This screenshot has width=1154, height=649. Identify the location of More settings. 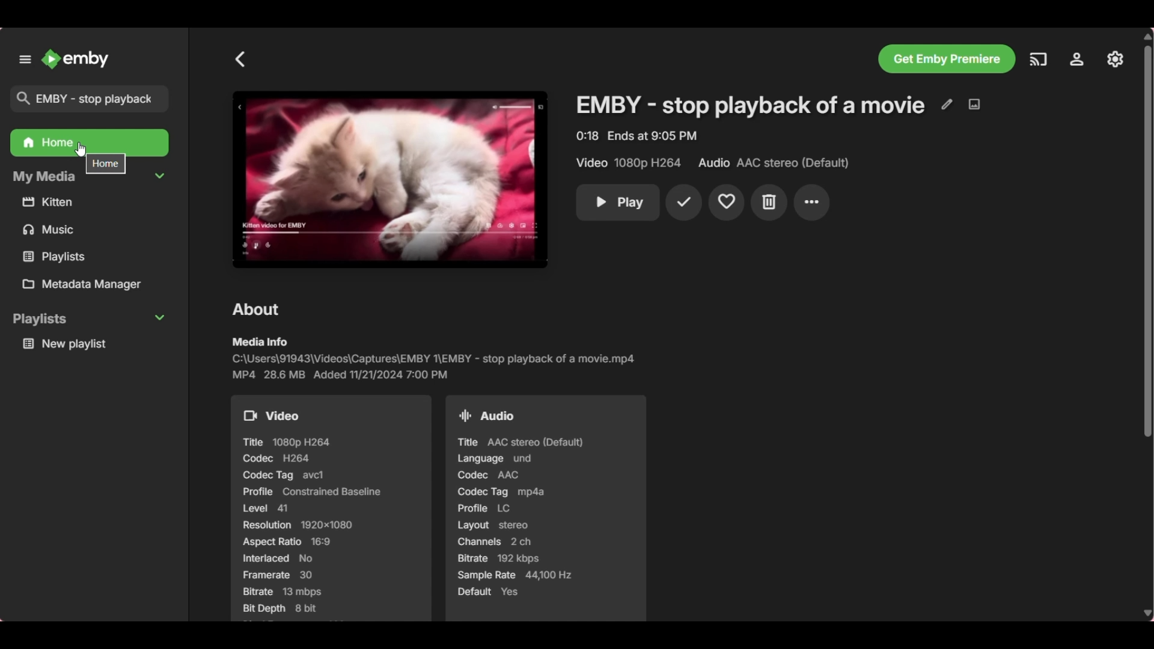
(813, 203).